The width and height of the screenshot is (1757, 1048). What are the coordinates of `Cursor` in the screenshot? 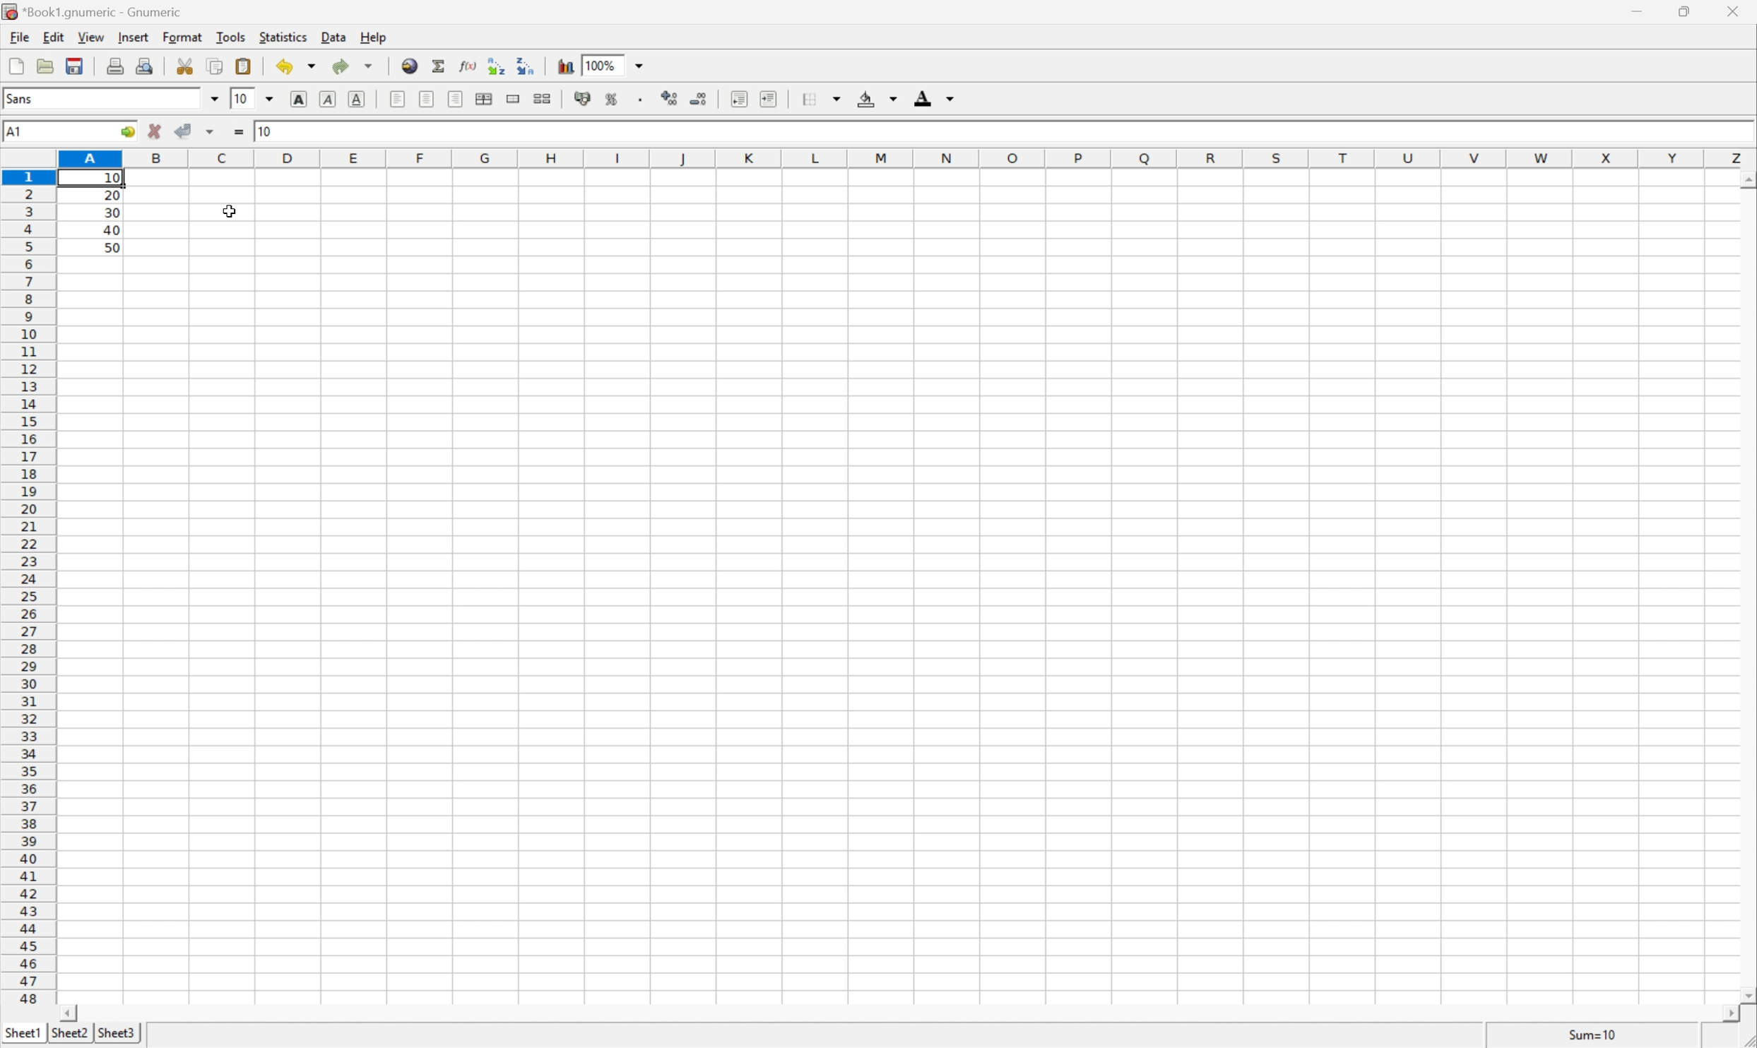 It's located at (230, 213).